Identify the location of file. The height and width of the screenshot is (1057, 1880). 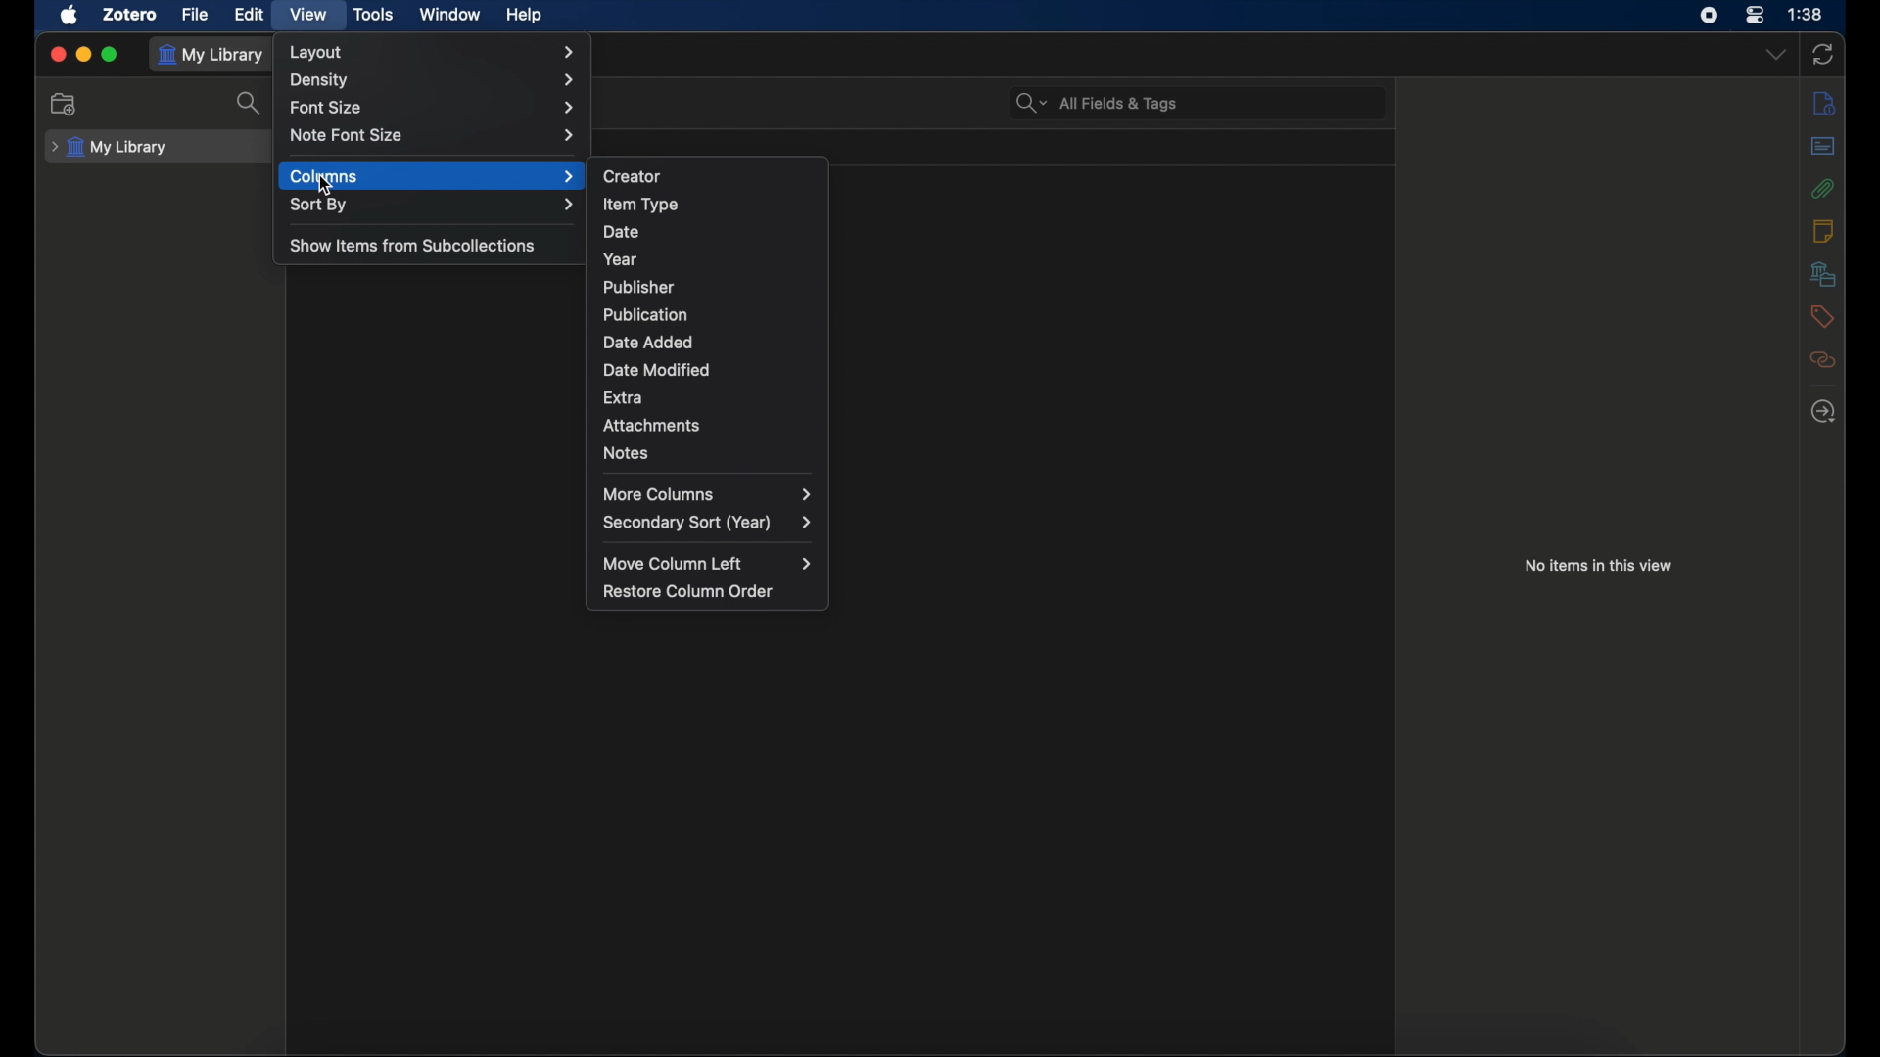
(196, 15).